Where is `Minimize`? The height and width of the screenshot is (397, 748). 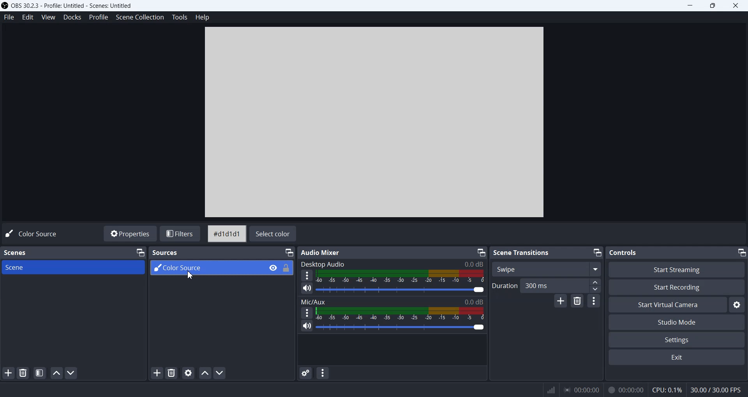
Minimize is located at coordinates (289, 251).